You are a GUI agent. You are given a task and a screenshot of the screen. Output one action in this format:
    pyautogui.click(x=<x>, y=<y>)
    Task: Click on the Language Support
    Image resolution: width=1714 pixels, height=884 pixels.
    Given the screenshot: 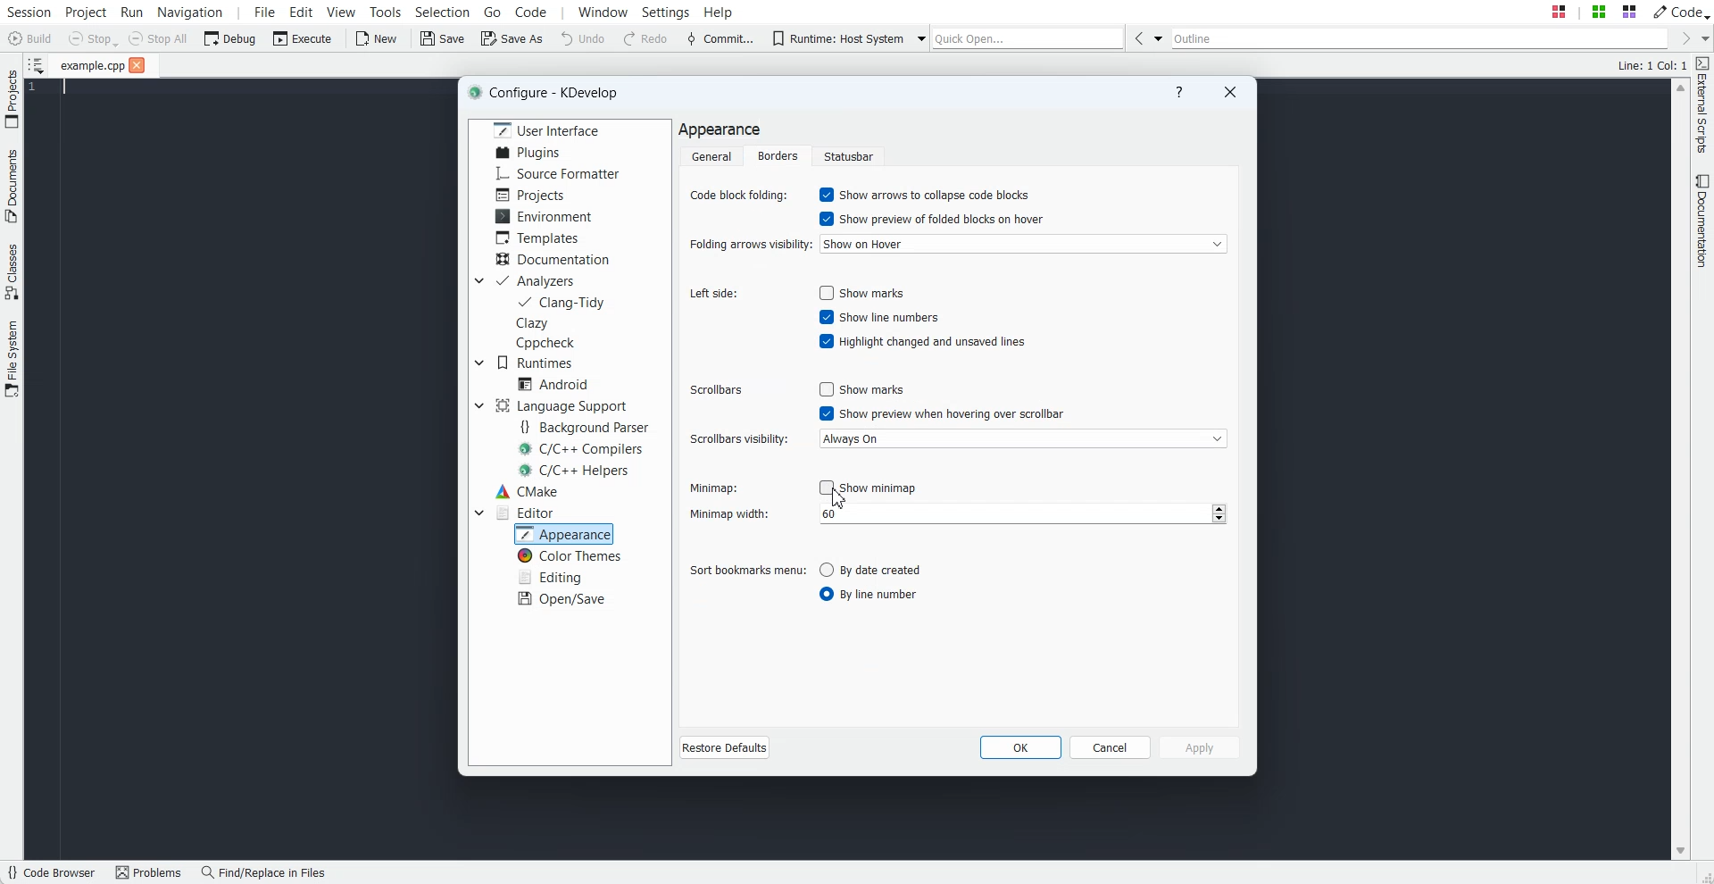 What is the action you would take?
    pyautogui.click(x=561, y=404)
    